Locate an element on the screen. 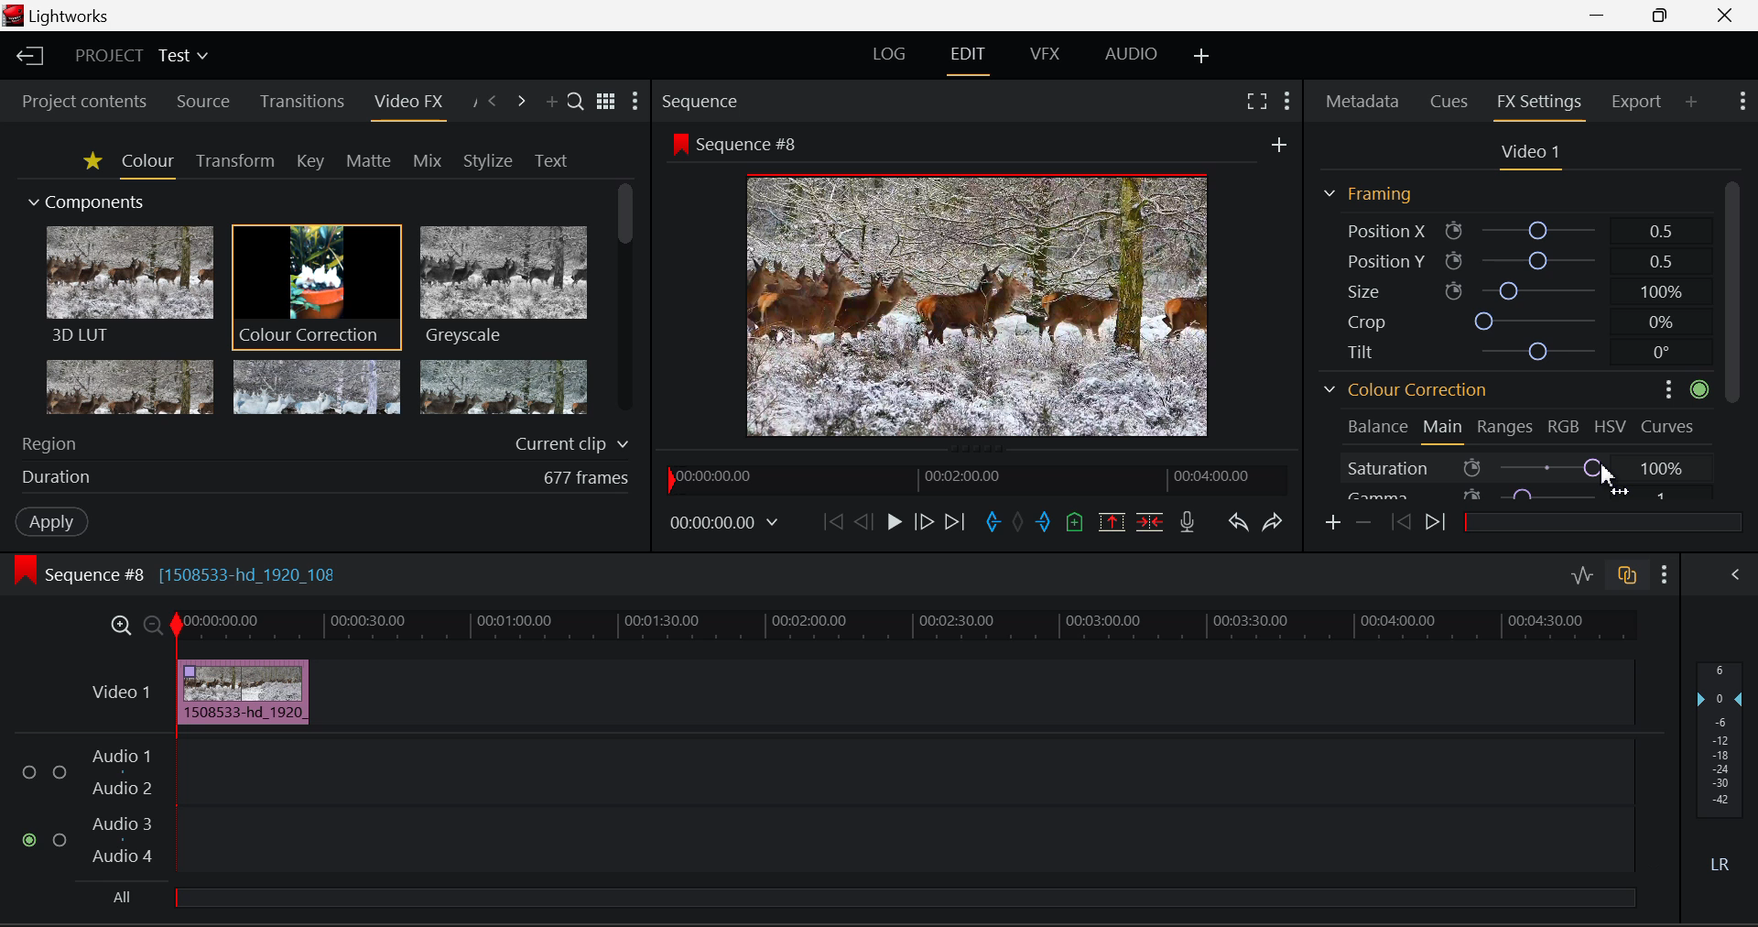  Crop is located at coordinates (1507, 320).